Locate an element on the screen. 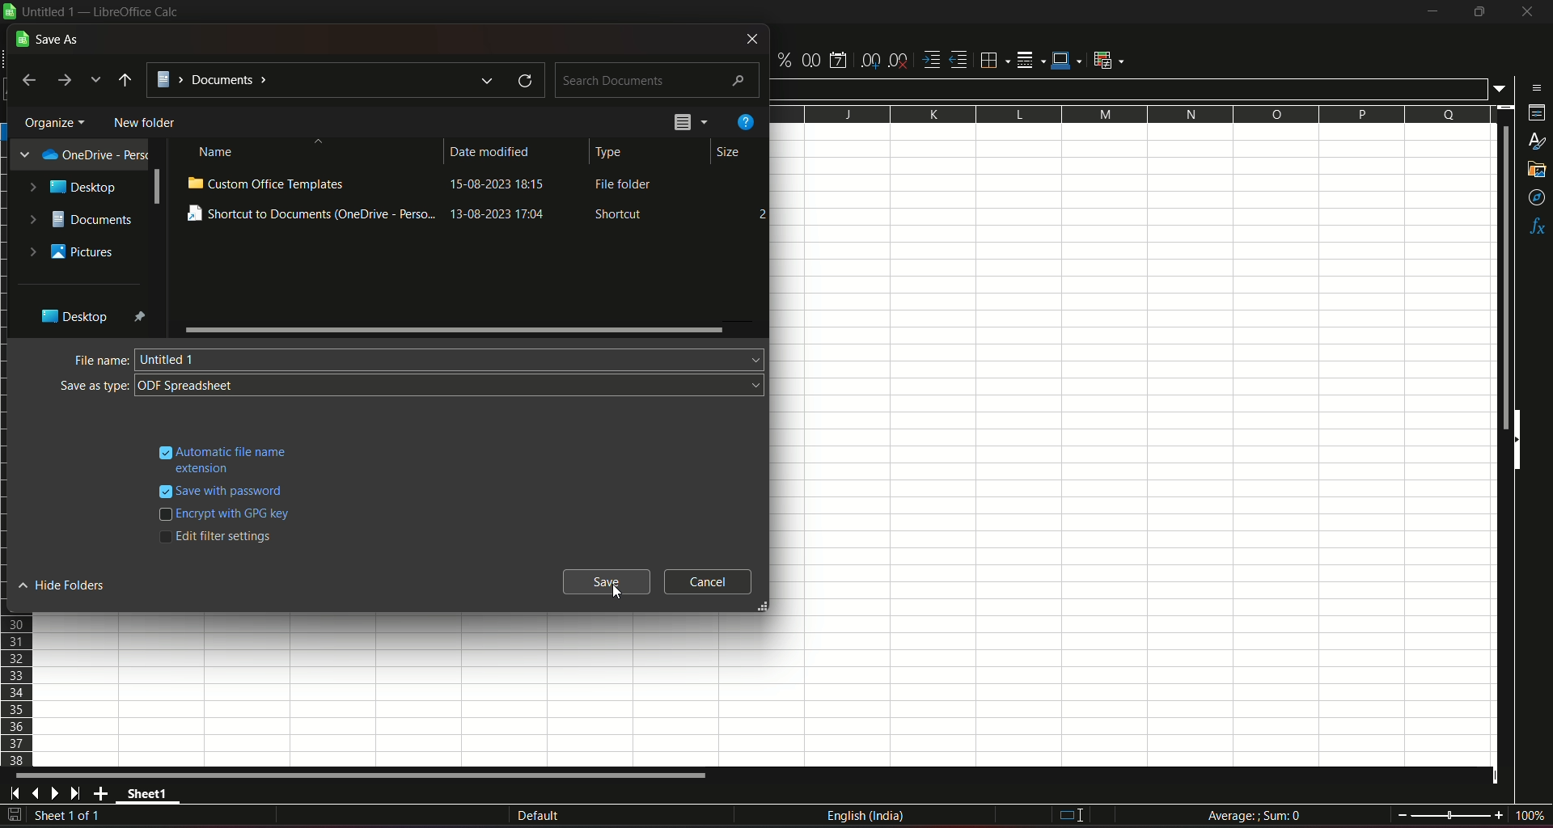 The height and width of the screenshot is (828, 1553). format as percent is located at coordinates (783, 61).